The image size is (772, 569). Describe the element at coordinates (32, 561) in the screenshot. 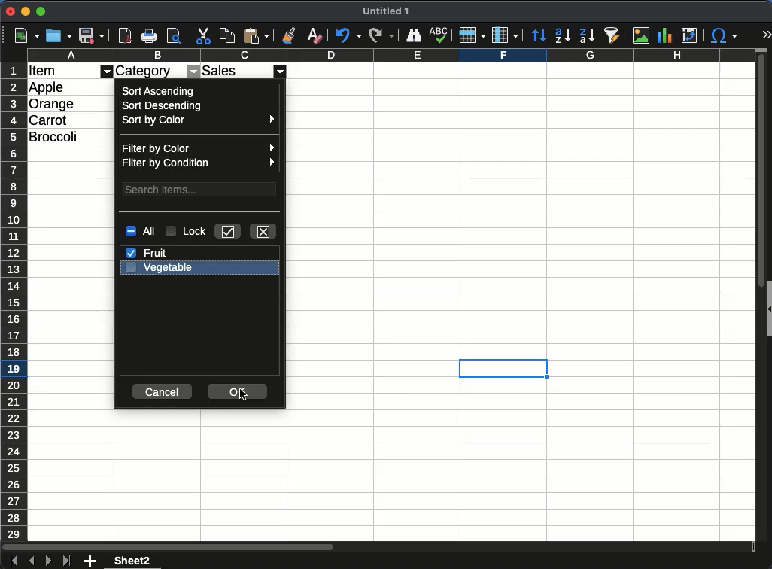

I see `previous sheet` at that location.